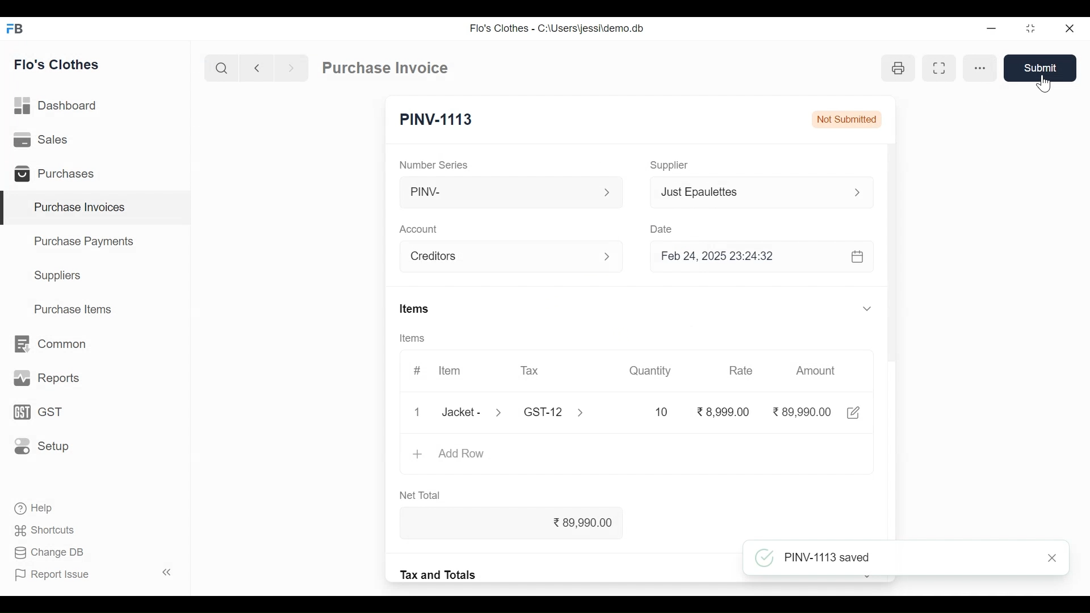  I want to click on Frappe Desktop icon, so click(18, 30).